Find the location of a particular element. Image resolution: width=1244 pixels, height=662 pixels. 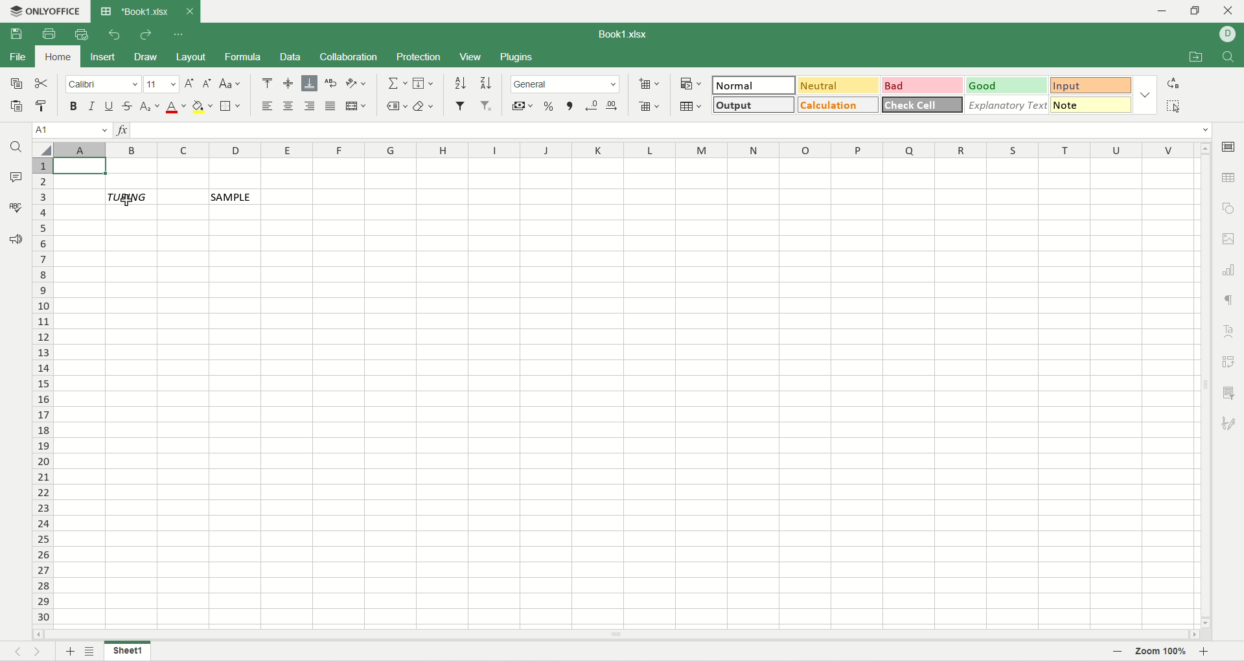

comma style is located at coordinates (571, 107).